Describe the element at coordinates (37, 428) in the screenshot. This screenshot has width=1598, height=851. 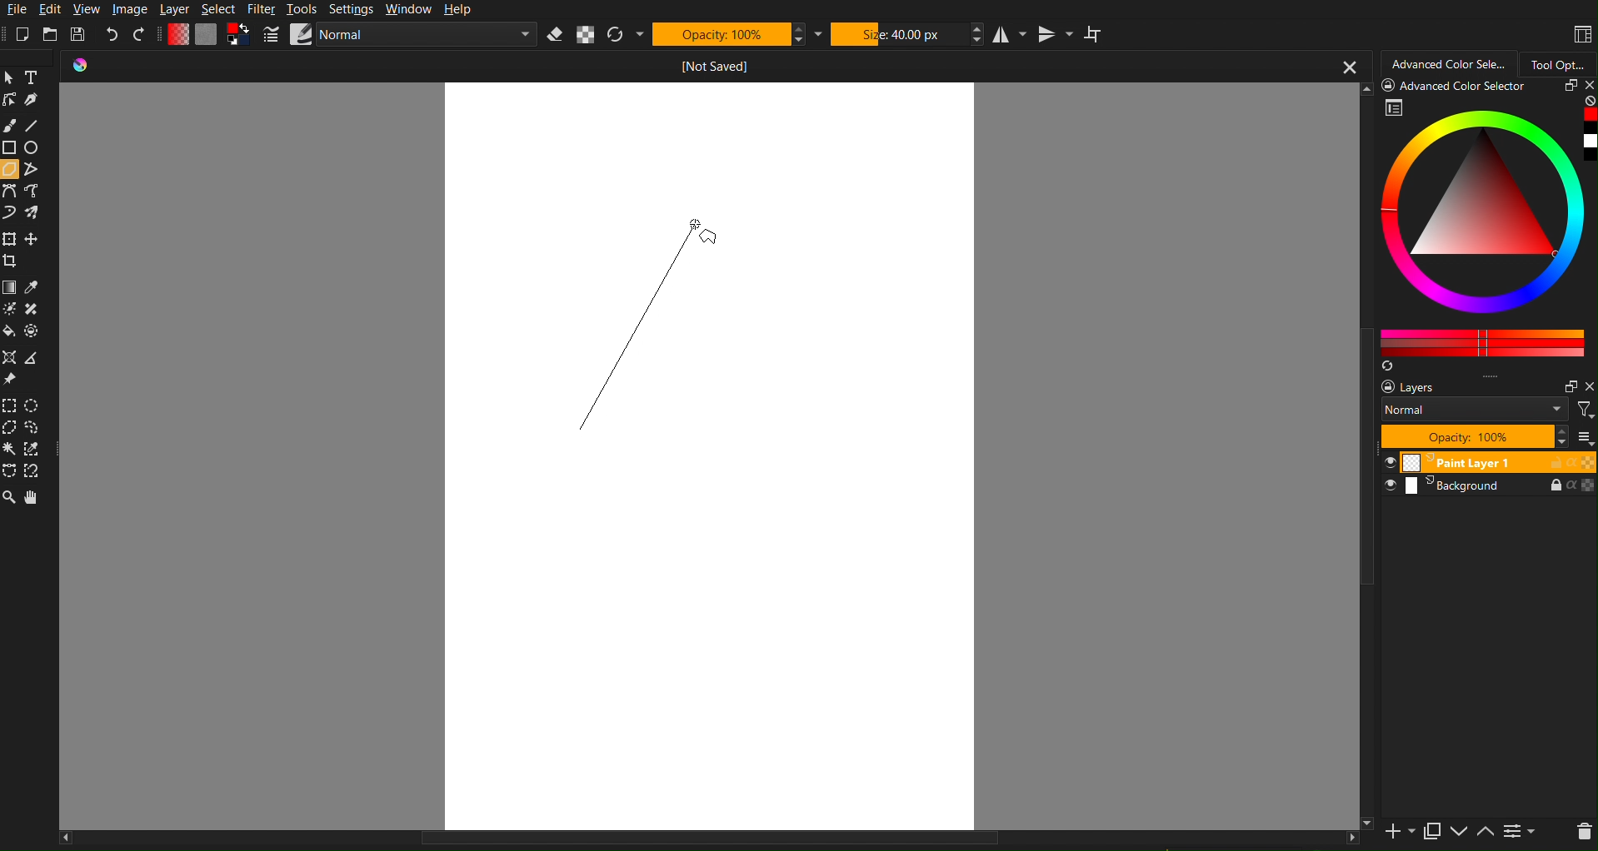
I see `freehand Selection Tools` at that location.